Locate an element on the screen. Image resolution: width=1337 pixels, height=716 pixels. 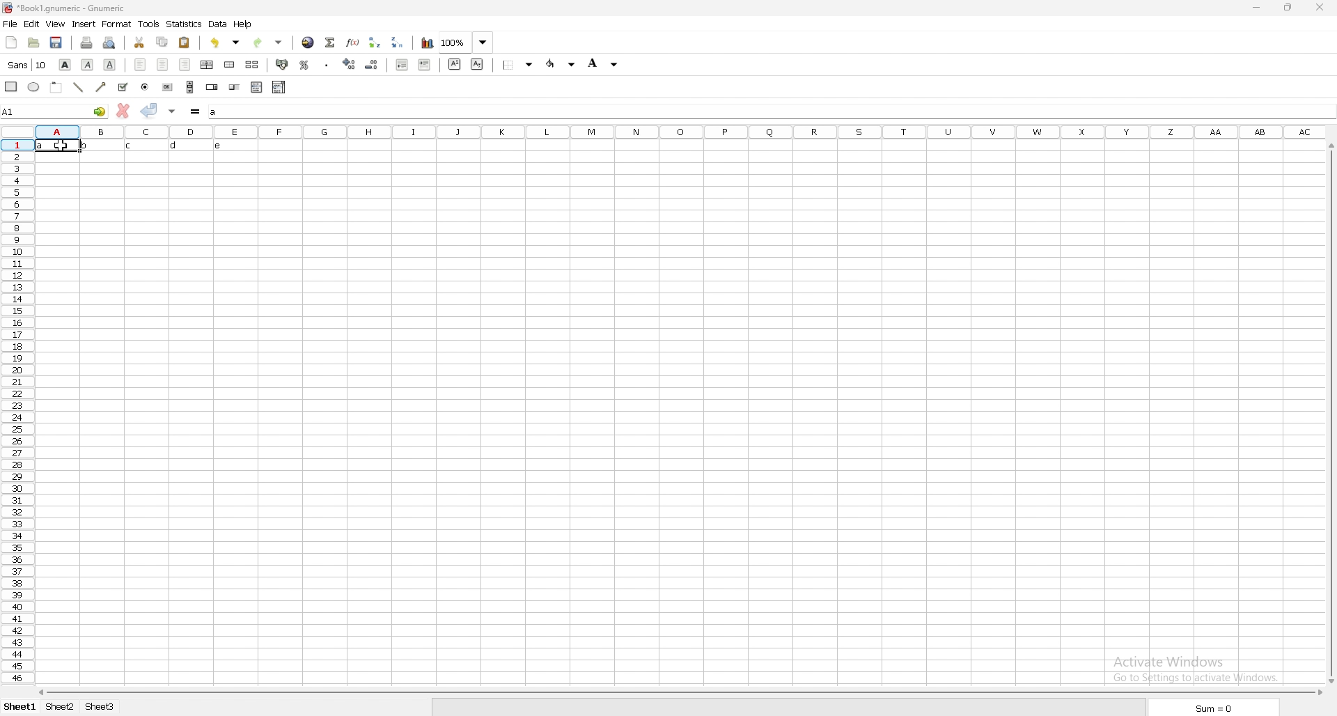
sort descending is located at coordinates (398, 42).